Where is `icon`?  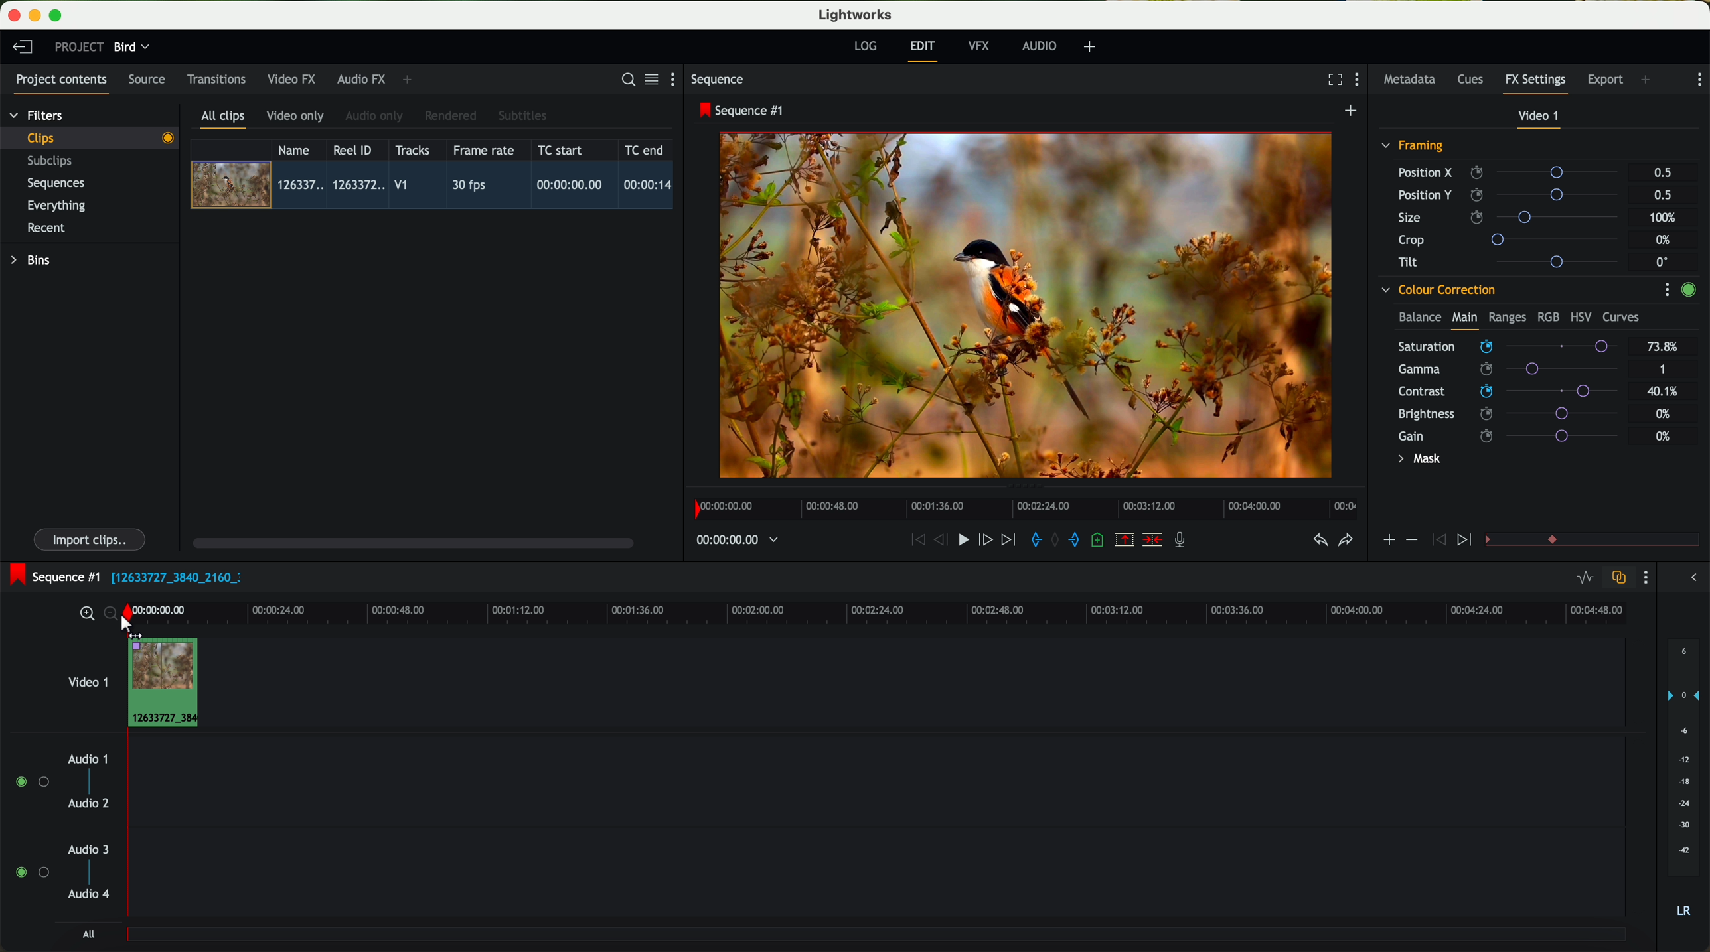 icon is located at coordinates (1437, 541).